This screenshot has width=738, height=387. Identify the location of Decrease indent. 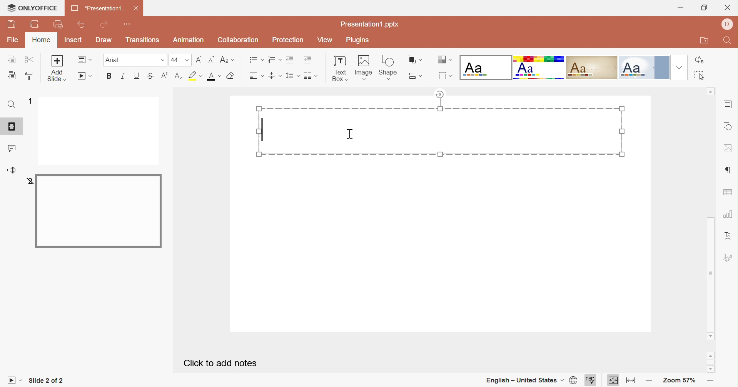
(290, 59).